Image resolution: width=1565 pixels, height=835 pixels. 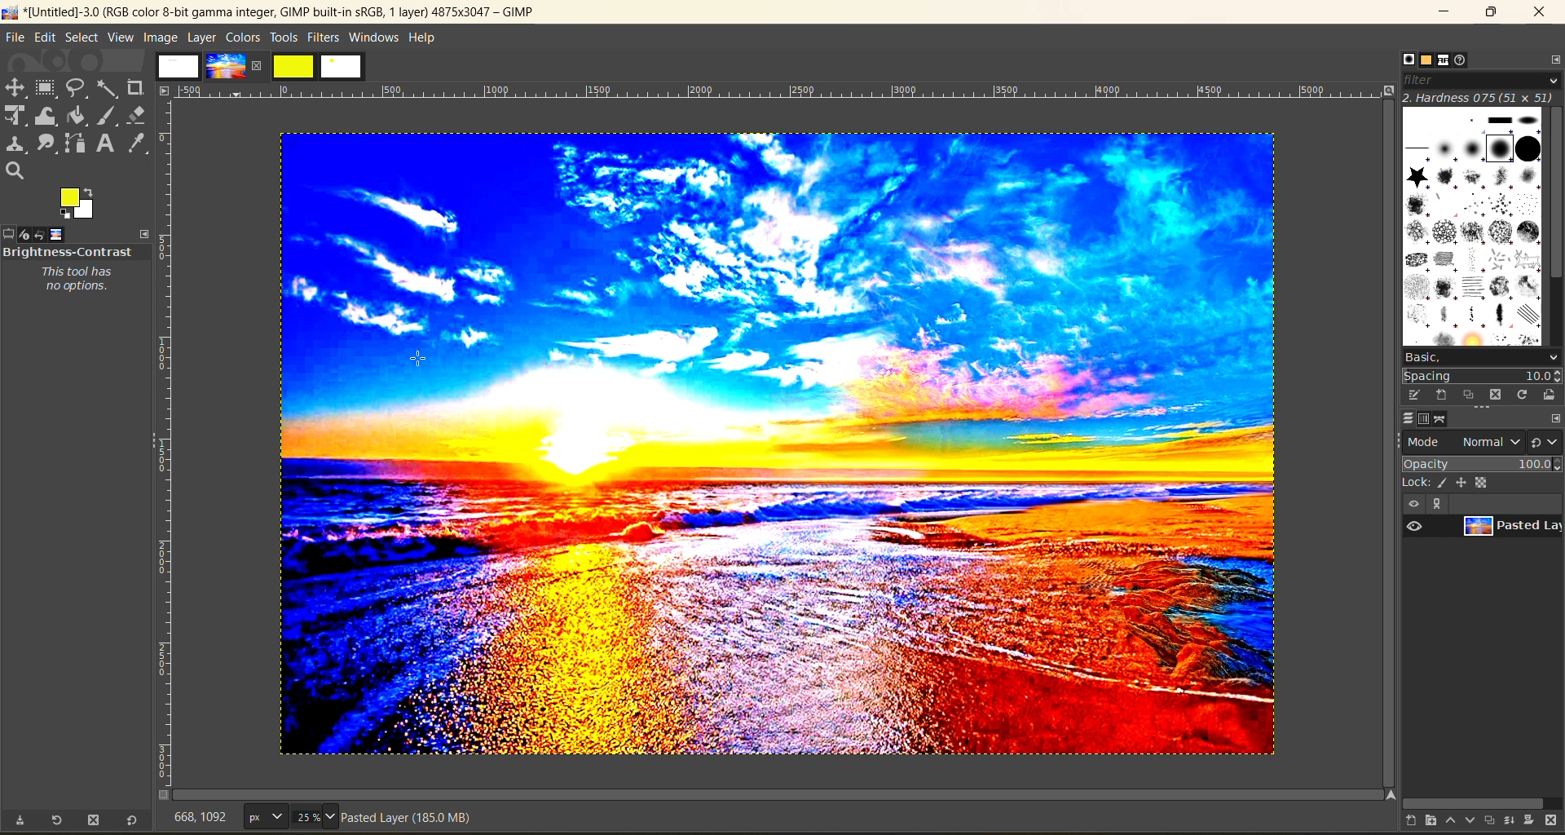 I want to click on merge this layer, so click(x=1516, y=823).